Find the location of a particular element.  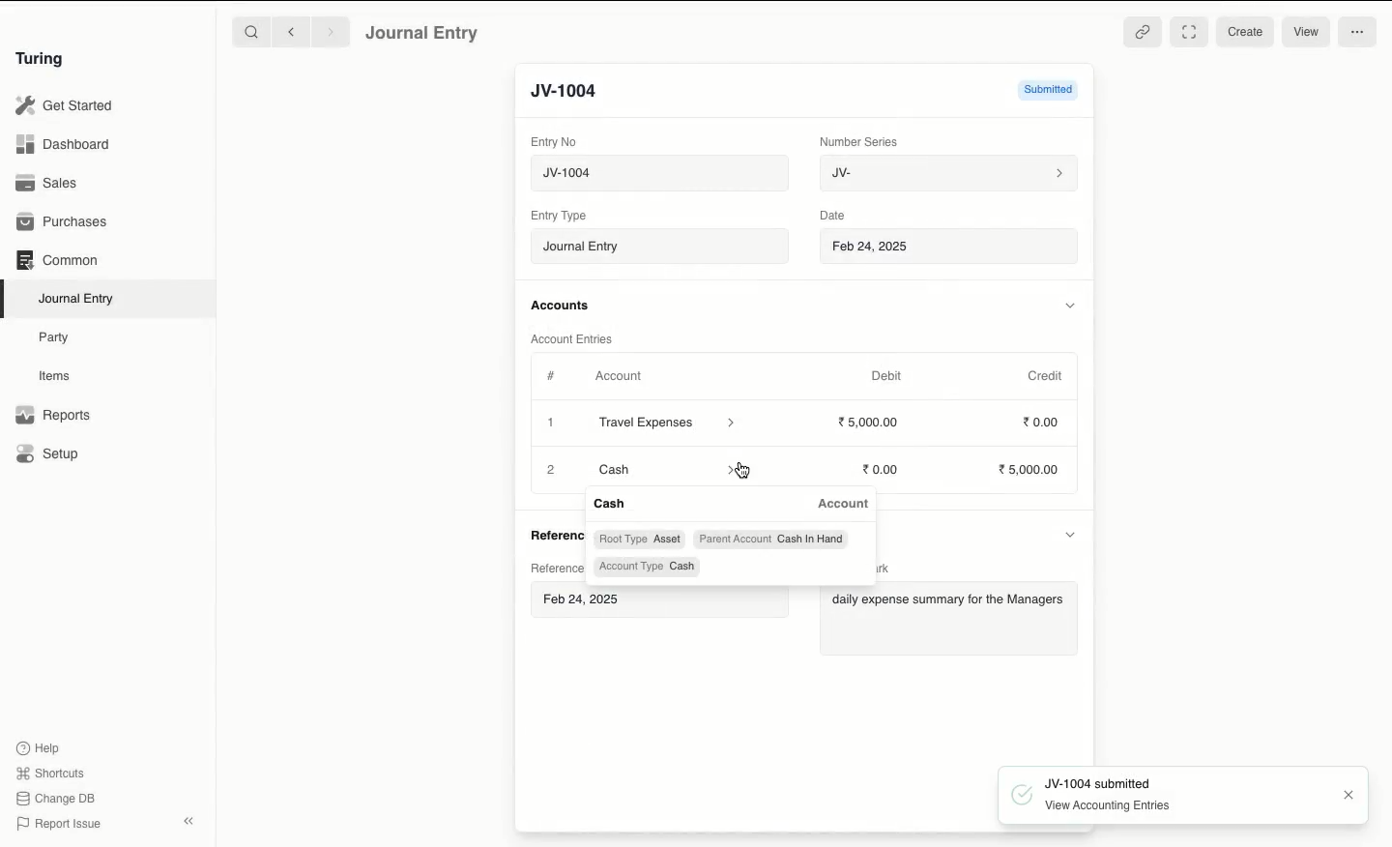

Cash is located at coordinates (614, 503).